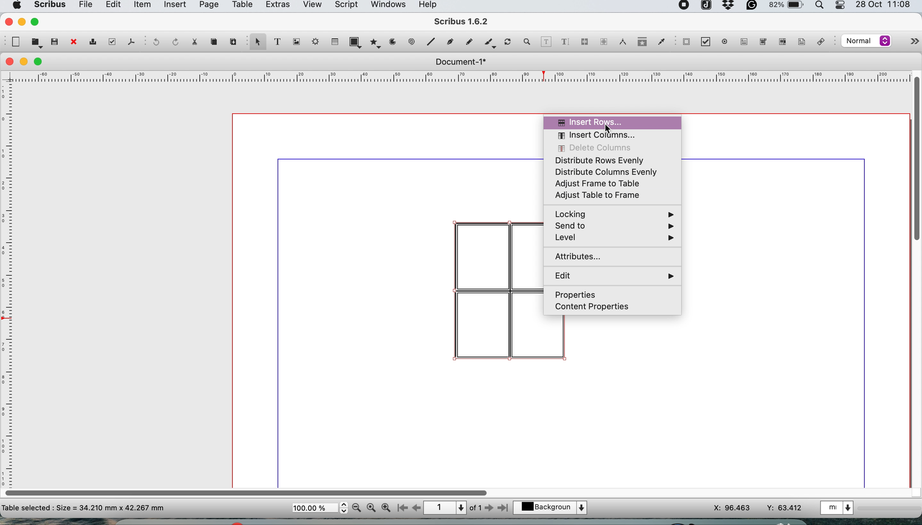 The width and height of the screenshot is (922, 525). I want to click on xy coordinates, so click(758, 508).